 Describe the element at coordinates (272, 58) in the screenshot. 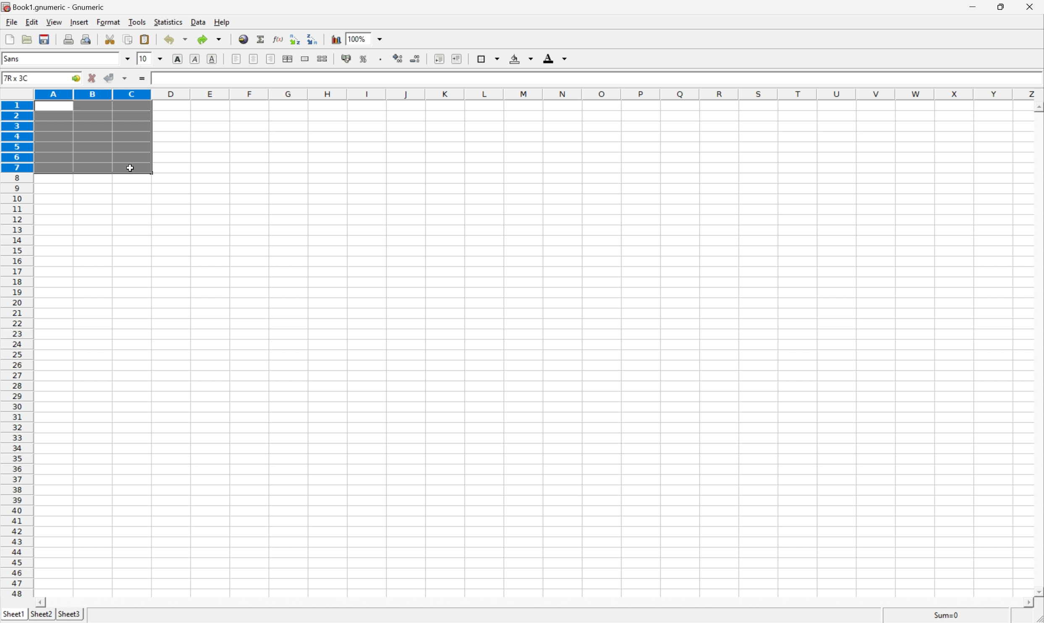

I see `Align Right` at that location.